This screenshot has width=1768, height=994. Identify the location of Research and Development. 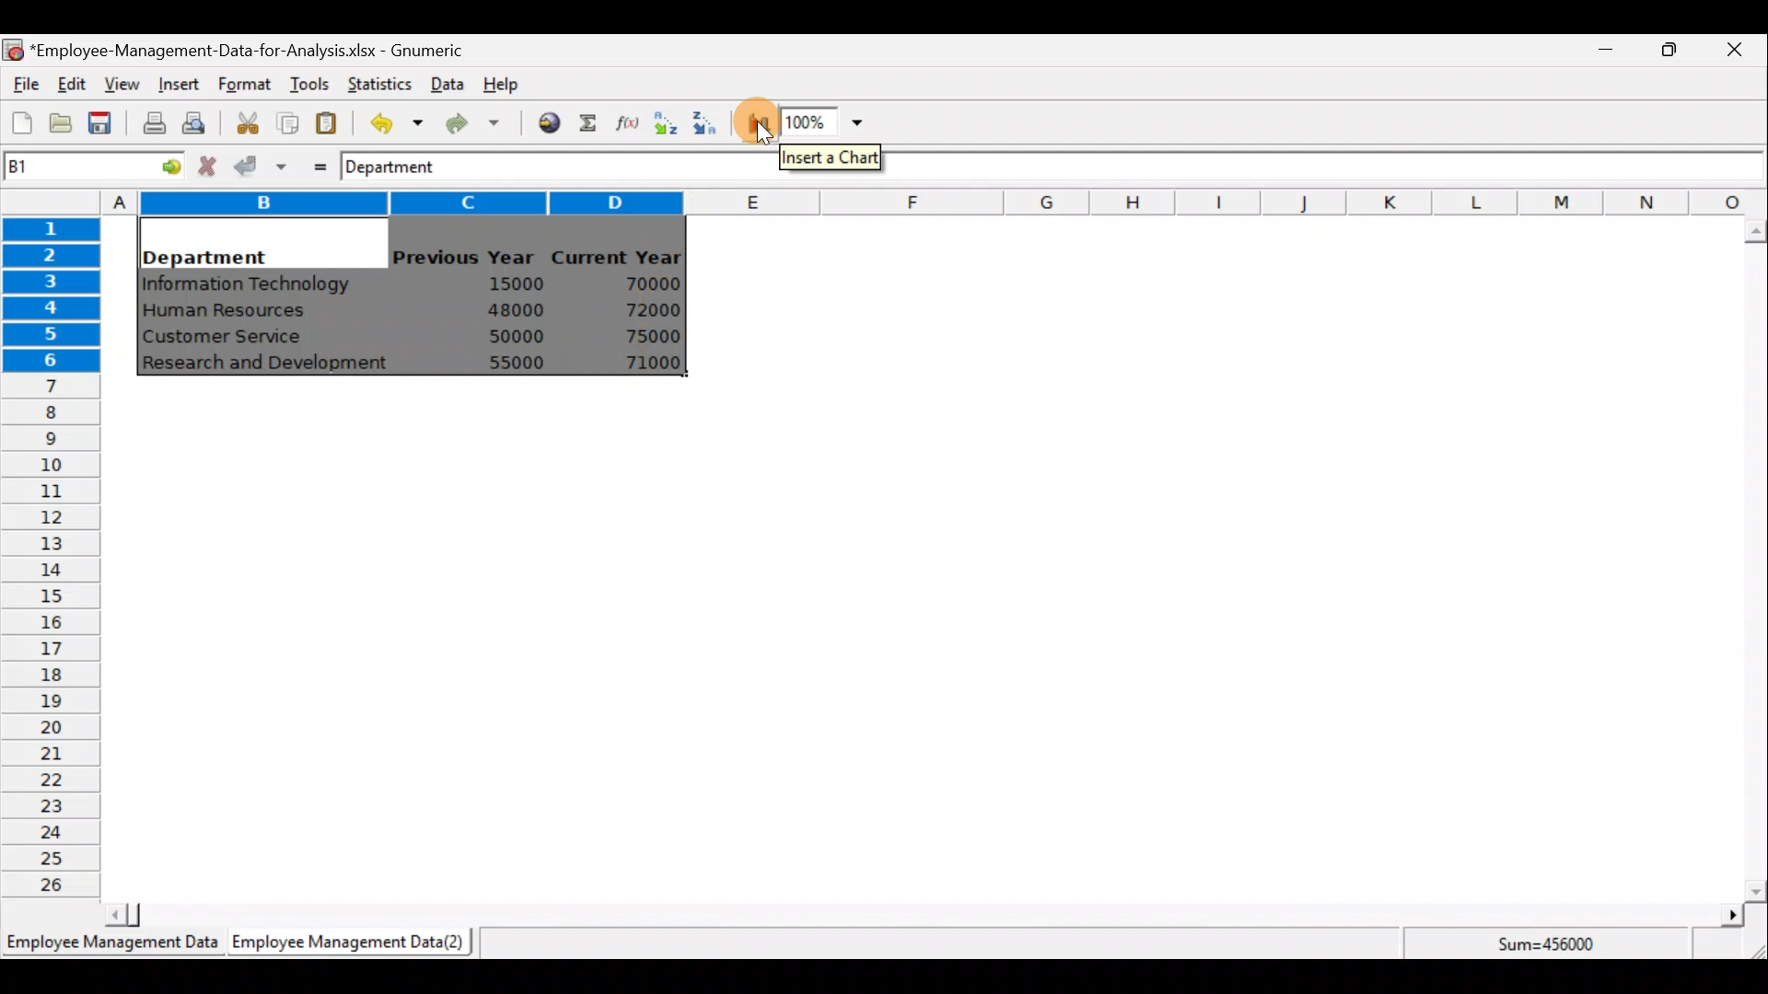
(272, 365).